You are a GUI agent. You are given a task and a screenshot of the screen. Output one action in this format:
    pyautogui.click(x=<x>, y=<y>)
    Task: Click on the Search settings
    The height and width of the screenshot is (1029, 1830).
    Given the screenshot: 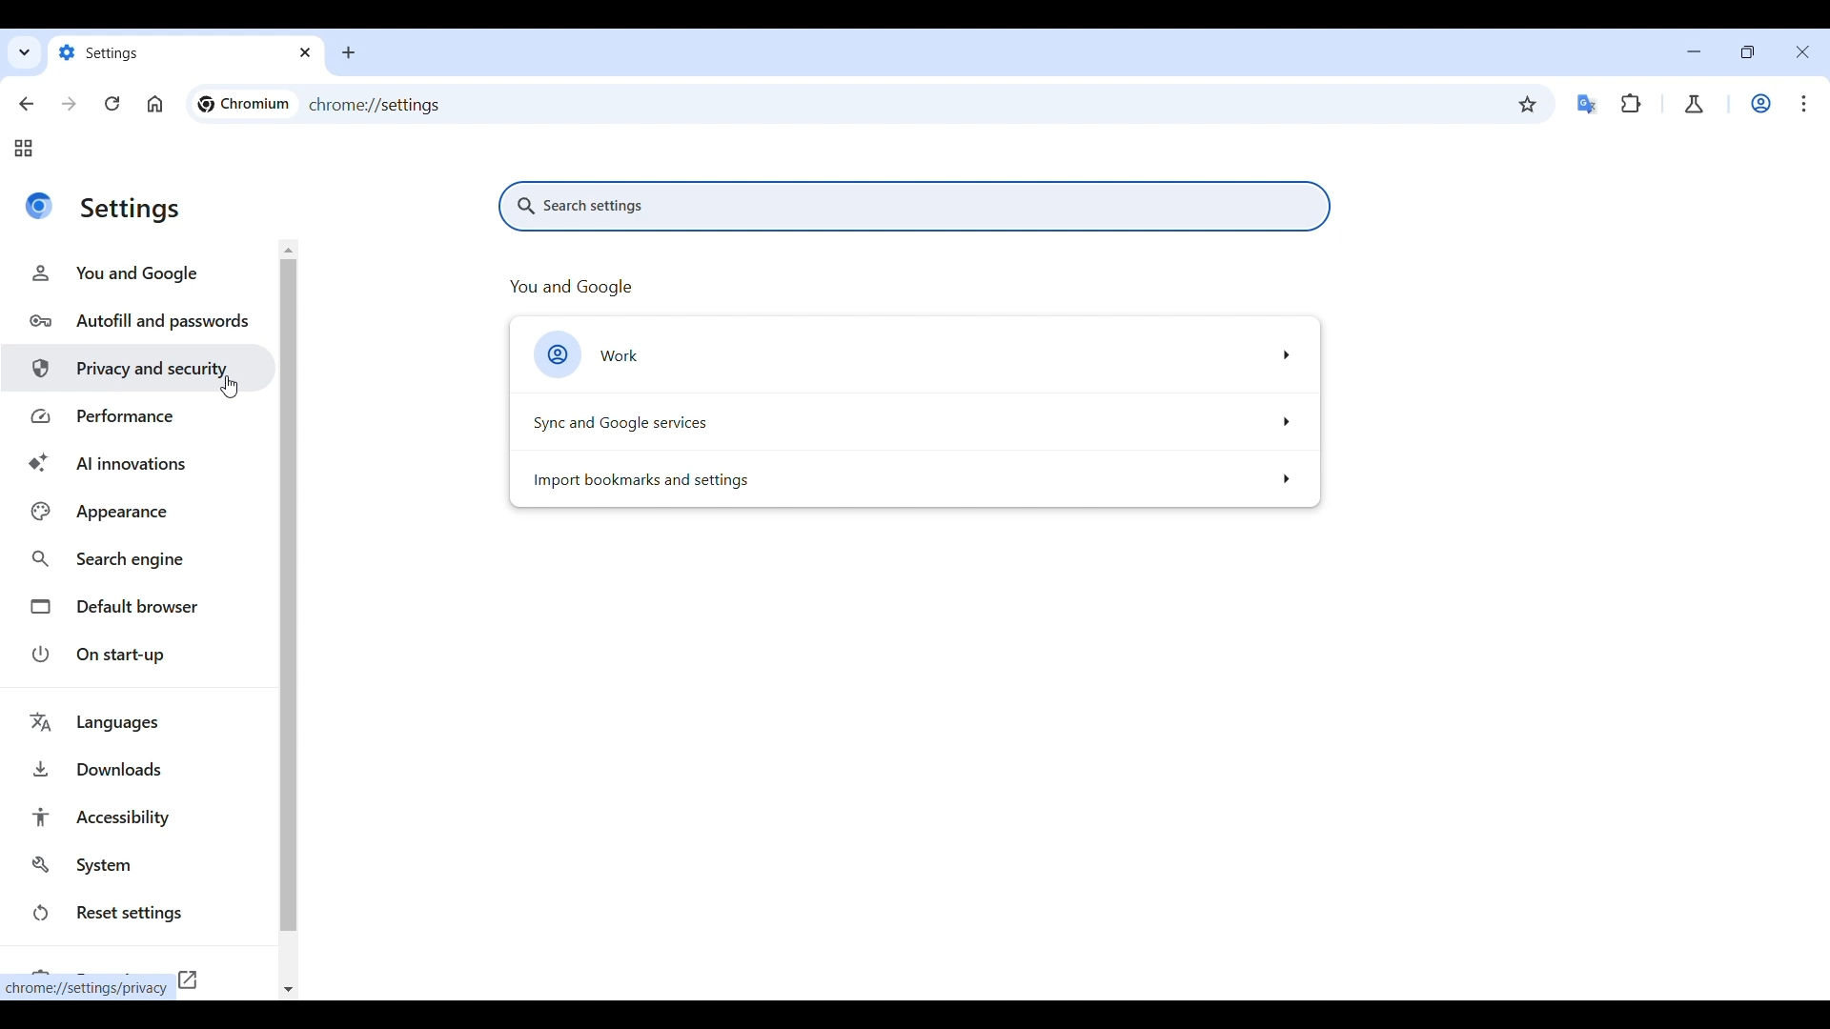 What is the action you would take?
    pyautogui.click(x=579, y=207)
    